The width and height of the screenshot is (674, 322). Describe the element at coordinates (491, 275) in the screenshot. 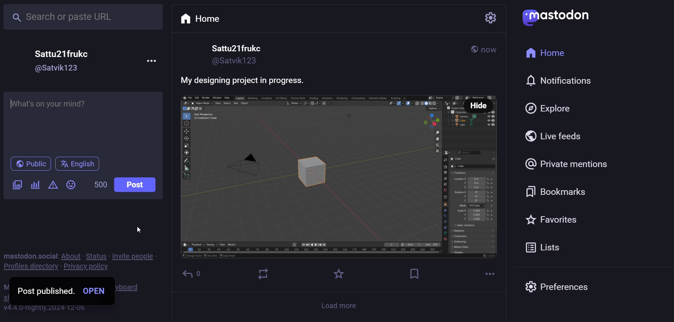

I see `more` at that location.